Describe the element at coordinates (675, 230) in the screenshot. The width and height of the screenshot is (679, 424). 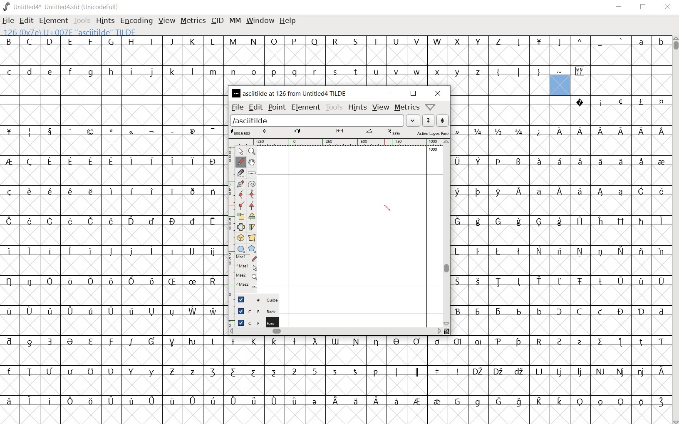
I see `SCROLLBAR` at that location.